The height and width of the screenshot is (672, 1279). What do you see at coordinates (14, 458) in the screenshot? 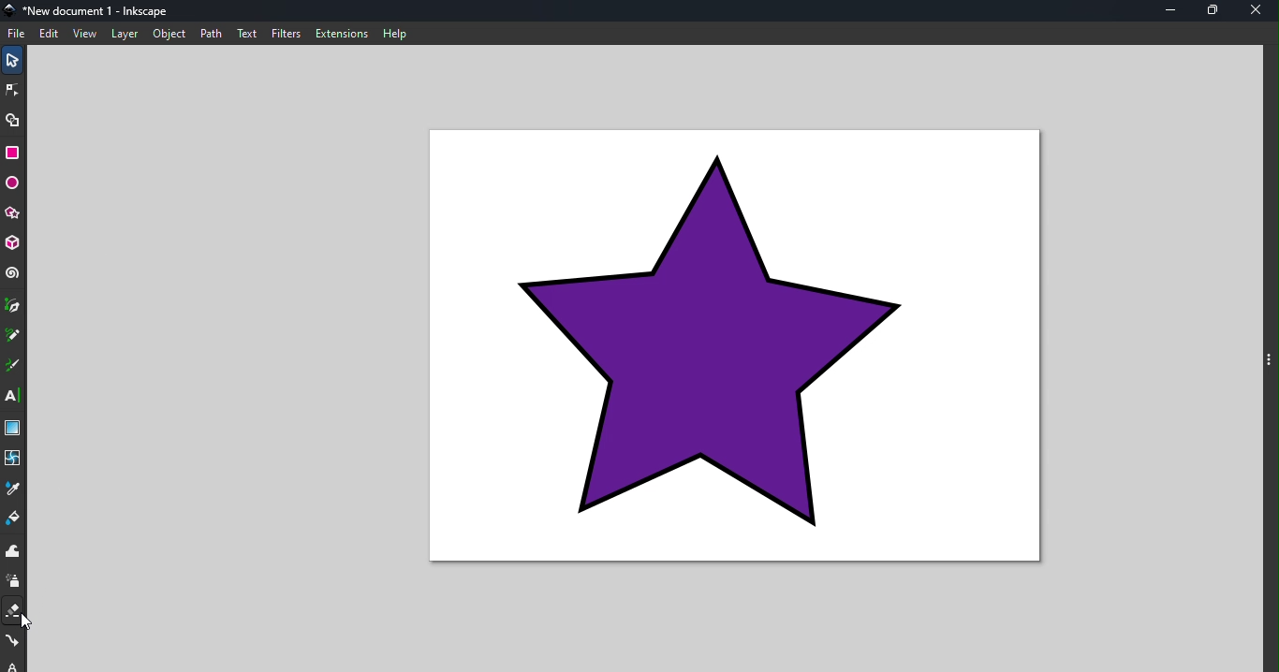
I see `mesh tool` at bounding box center [14, 458].